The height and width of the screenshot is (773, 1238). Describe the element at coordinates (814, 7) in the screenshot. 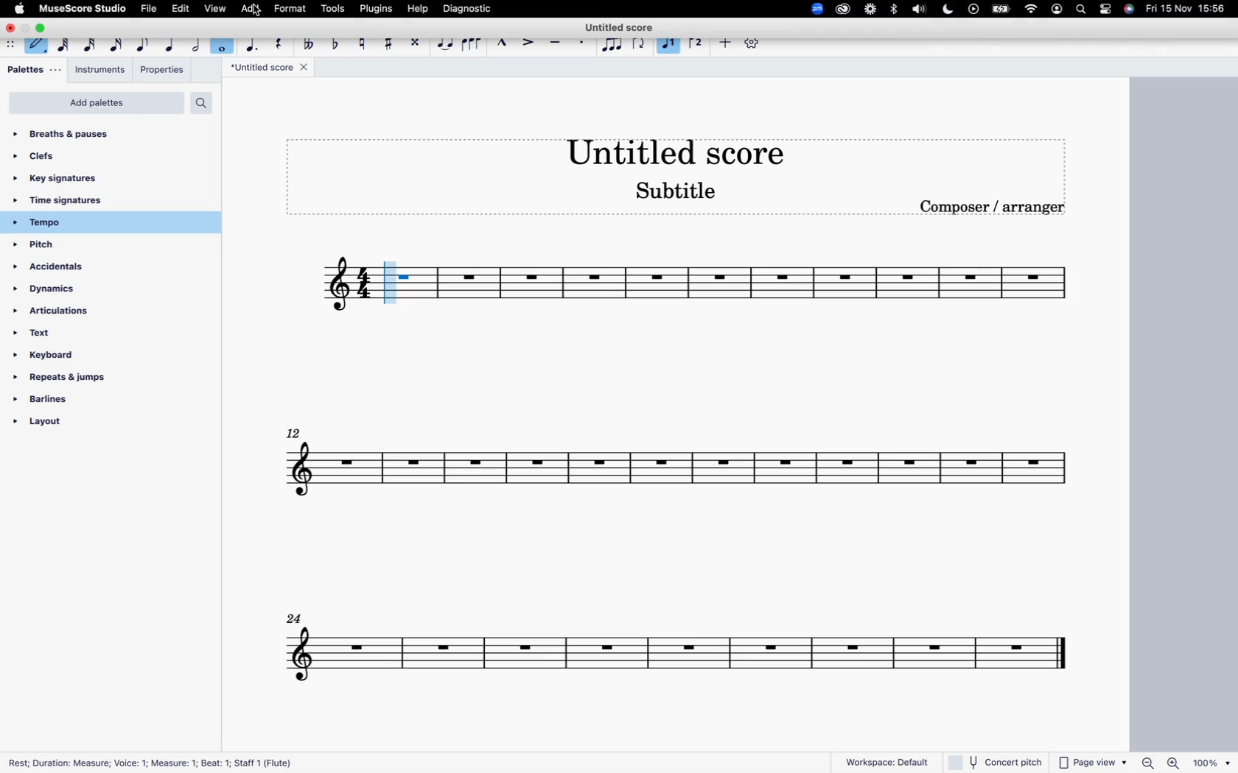

I see `zoom` at that location.